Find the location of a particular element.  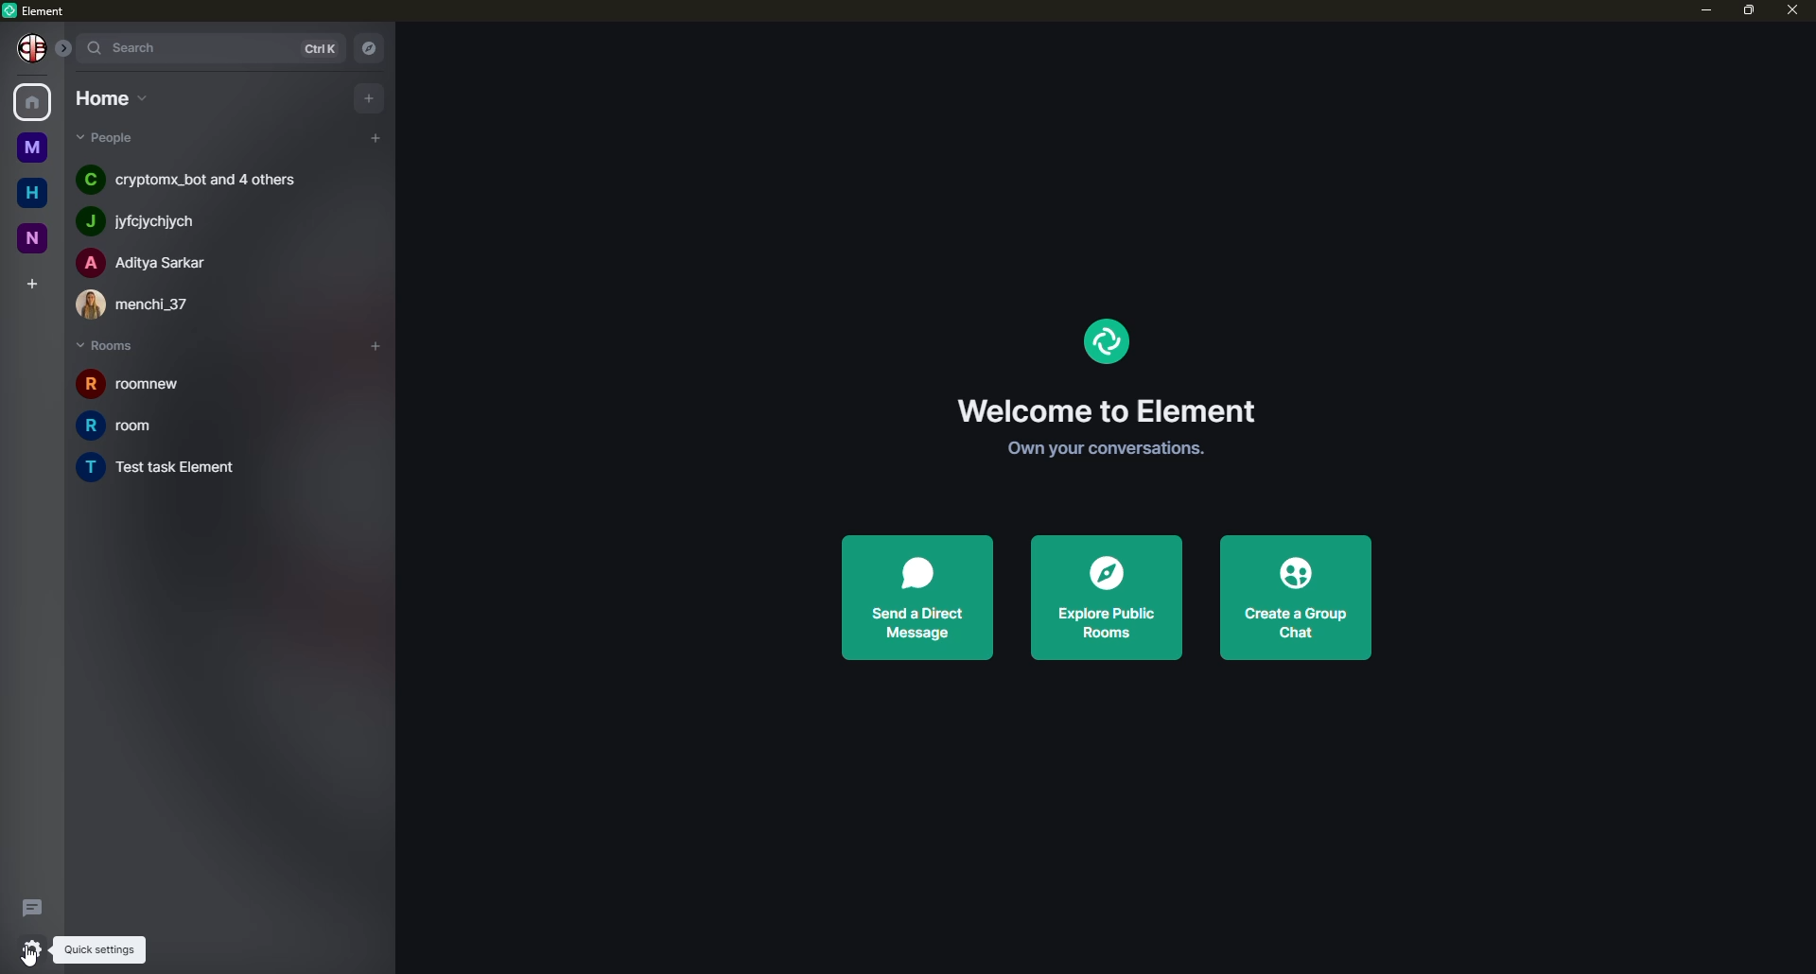

people is located at coordinates (114, 138).